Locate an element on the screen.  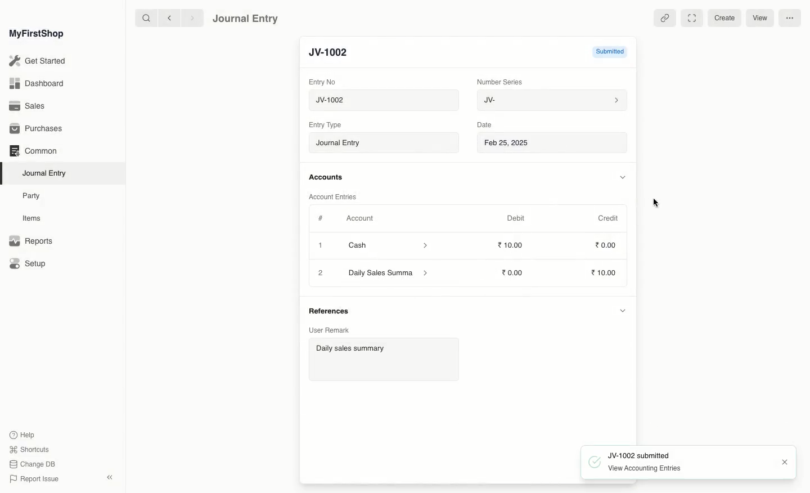
10.00 is located at coordinates (605, 274).